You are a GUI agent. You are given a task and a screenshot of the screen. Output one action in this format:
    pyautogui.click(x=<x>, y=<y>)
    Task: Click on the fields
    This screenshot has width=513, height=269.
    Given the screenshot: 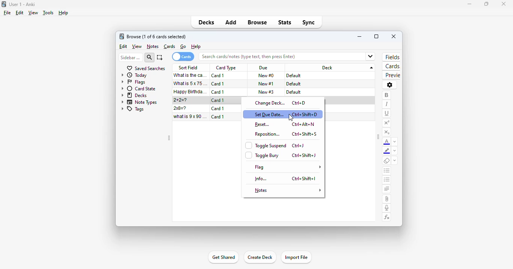 What is the action you would take?
    pyautogui.click(x=392, y=57)
    